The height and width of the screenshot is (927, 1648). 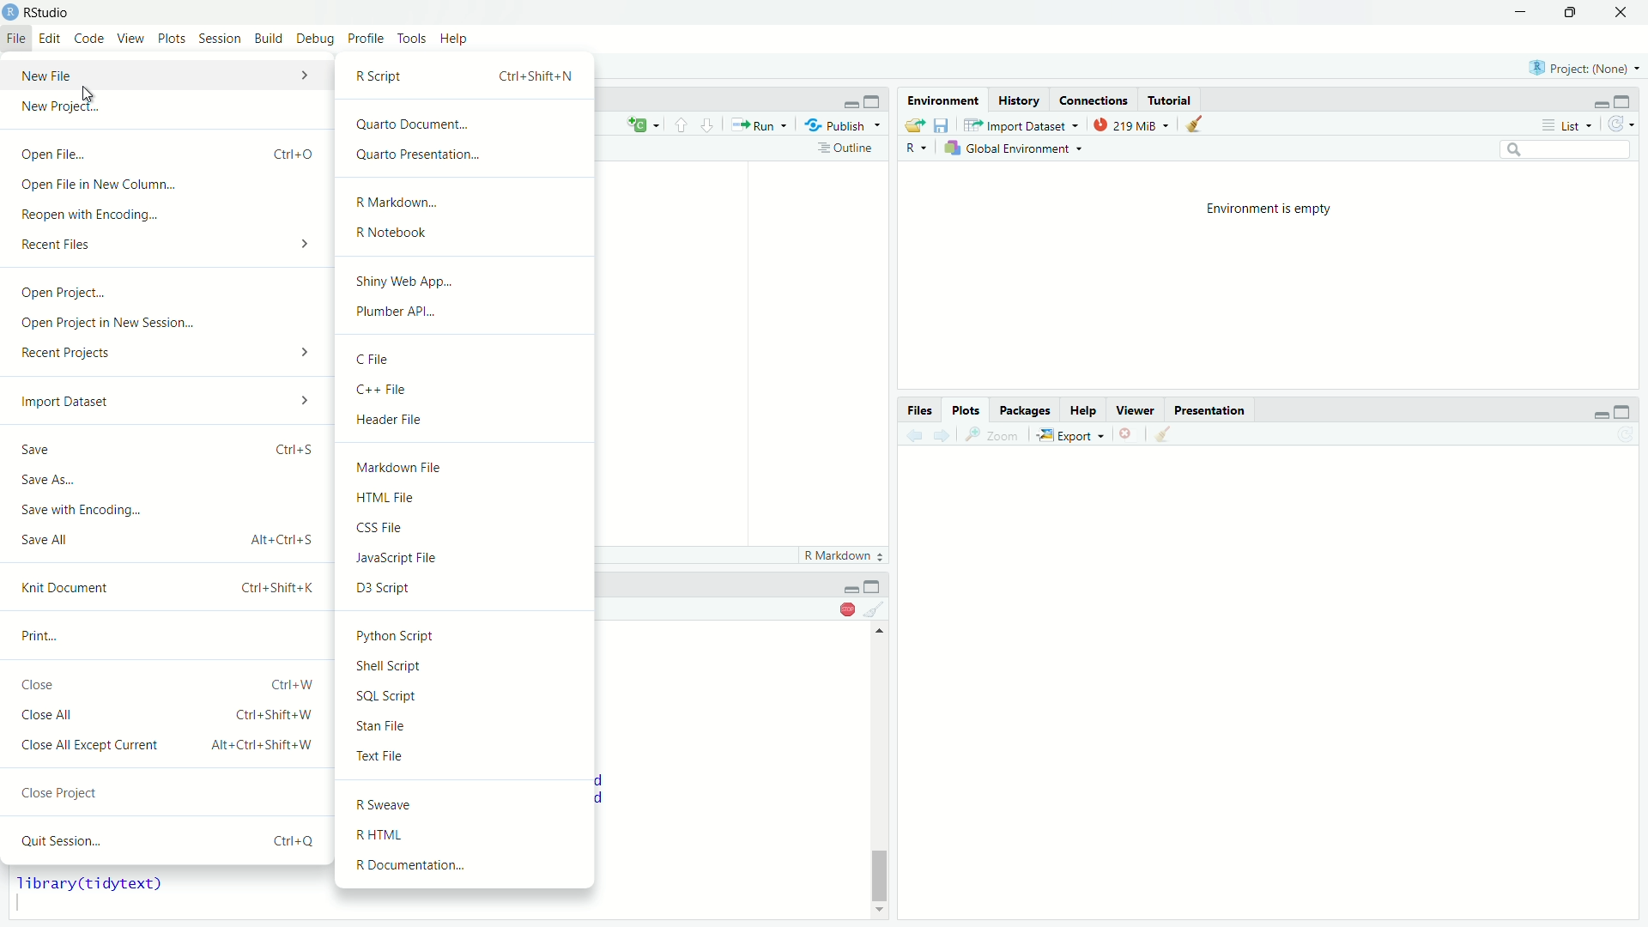 I want to click on go to previous section, so click(x=681, y=125).